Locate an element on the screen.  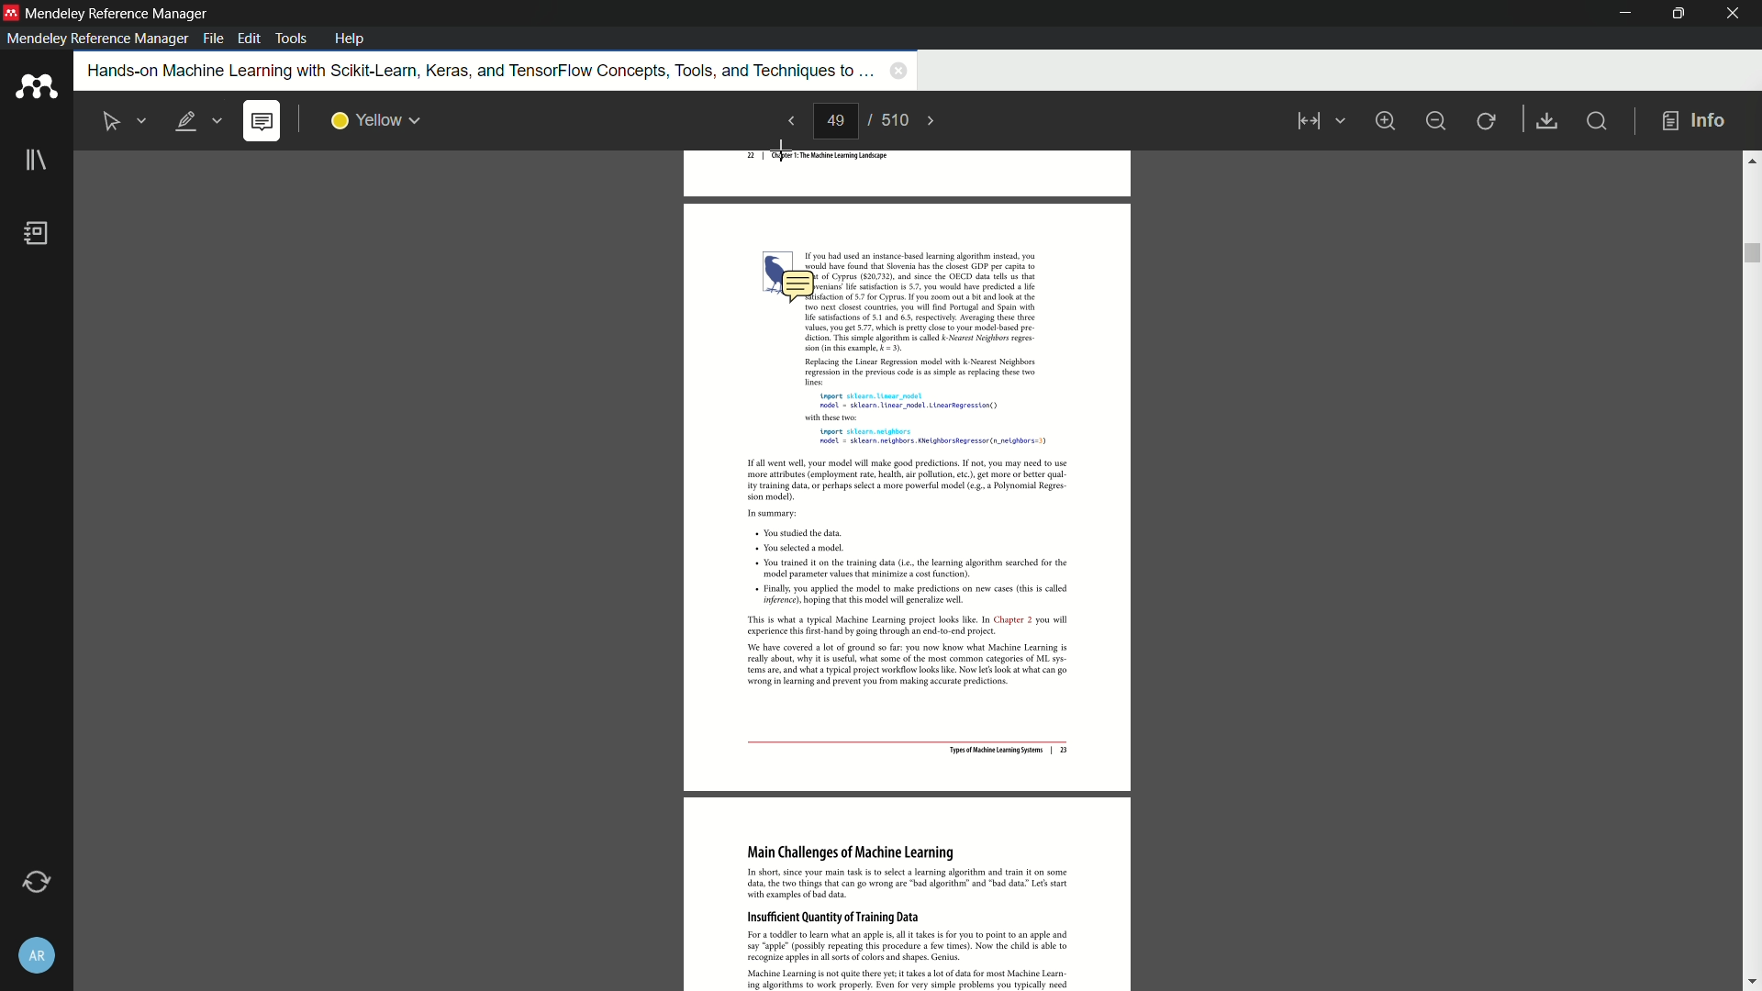
file menu is located at coordinates (211, 39).